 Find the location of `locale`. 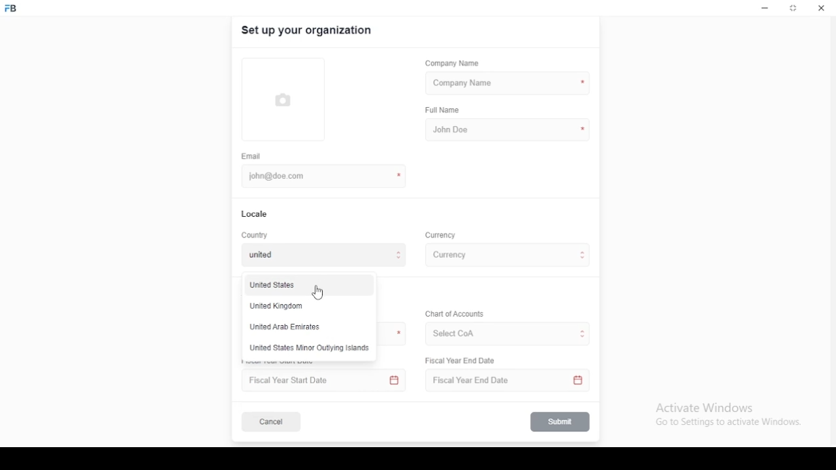

locale is located at coordinates (255, 214).